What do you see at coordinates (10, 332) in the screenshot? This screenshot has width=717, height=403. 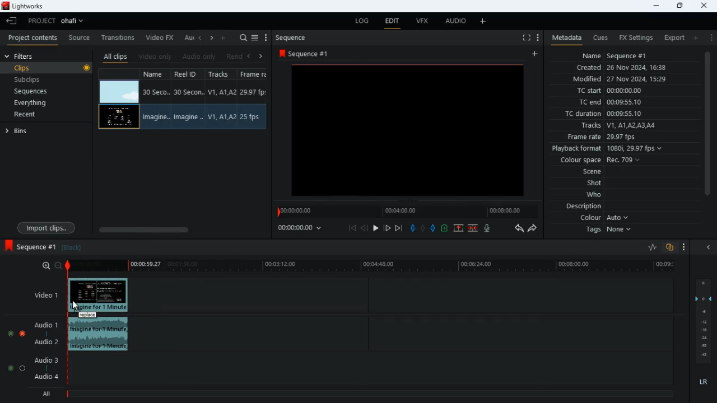 I see `toggle` at bounding box center [10, 332].